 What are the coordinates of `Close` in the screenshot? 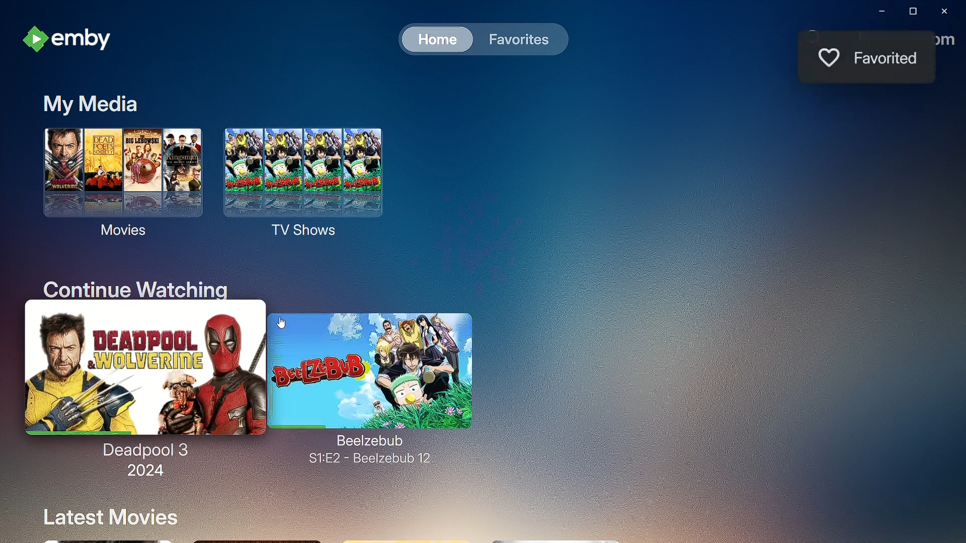 It's located at (946, 11).